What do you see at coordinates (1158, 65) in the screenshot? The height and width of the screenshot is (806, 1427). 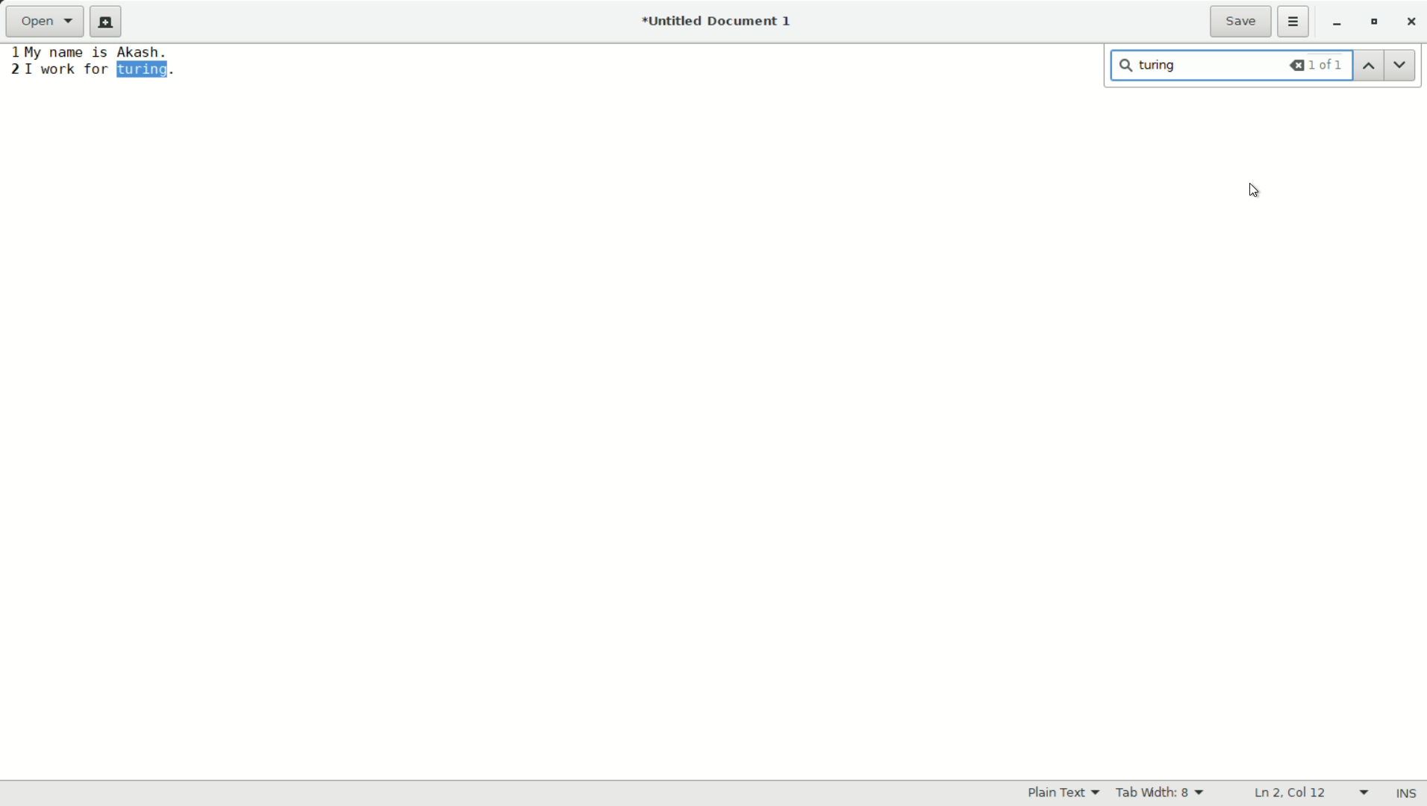 I see `turing` at bounding box center [1158, 65].